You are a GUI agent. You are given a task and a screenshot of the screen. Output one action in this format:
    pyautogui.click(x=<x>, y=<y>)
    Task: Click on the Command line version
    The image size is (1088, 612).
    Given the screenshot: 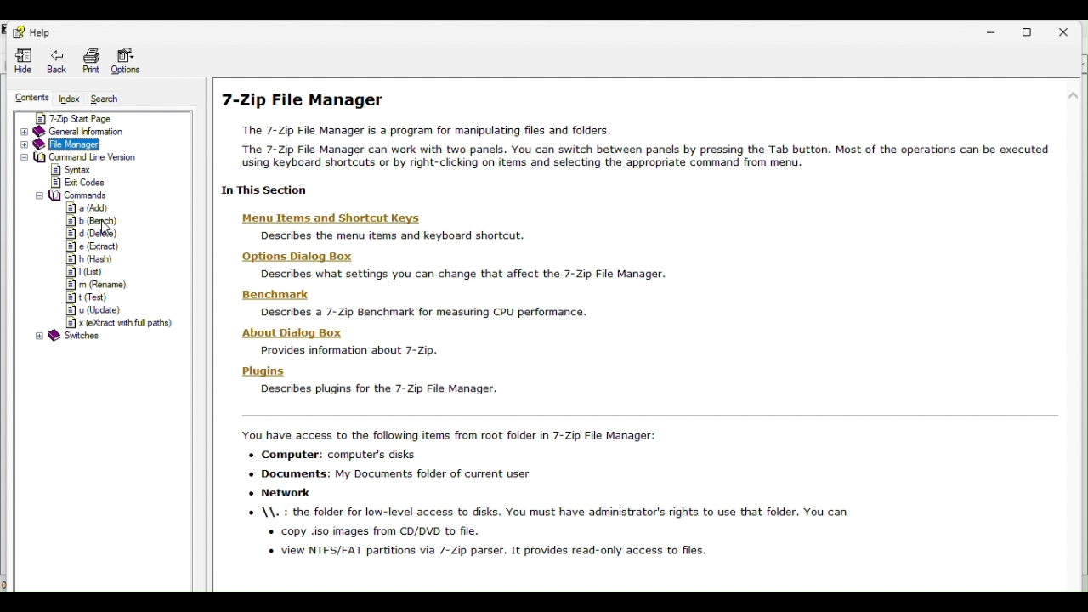 What is the action you would take?
    pyautogui.click(x=82, y=155)
    